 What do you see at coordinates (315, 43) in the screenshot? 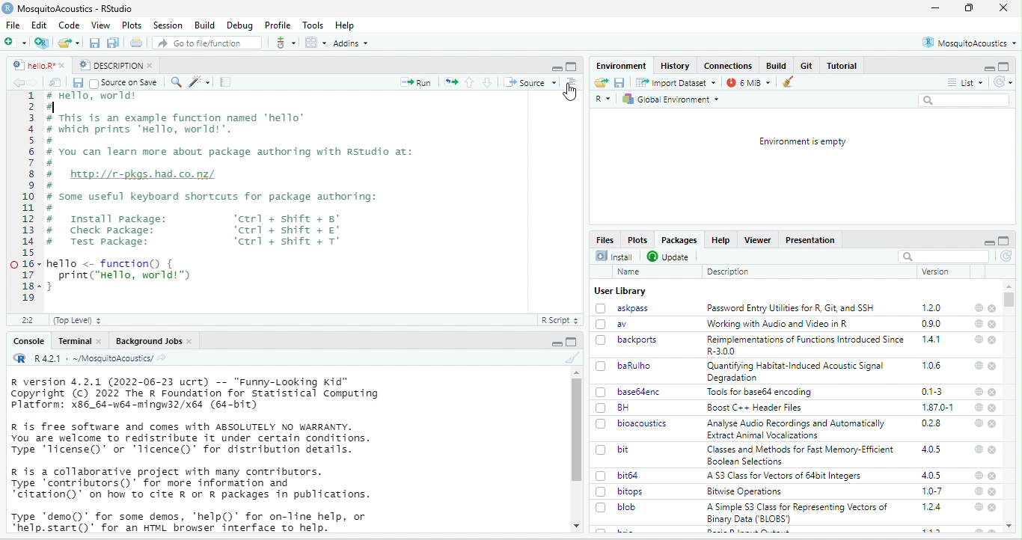
I see `workspace panes` at bounding box center [315, 43].